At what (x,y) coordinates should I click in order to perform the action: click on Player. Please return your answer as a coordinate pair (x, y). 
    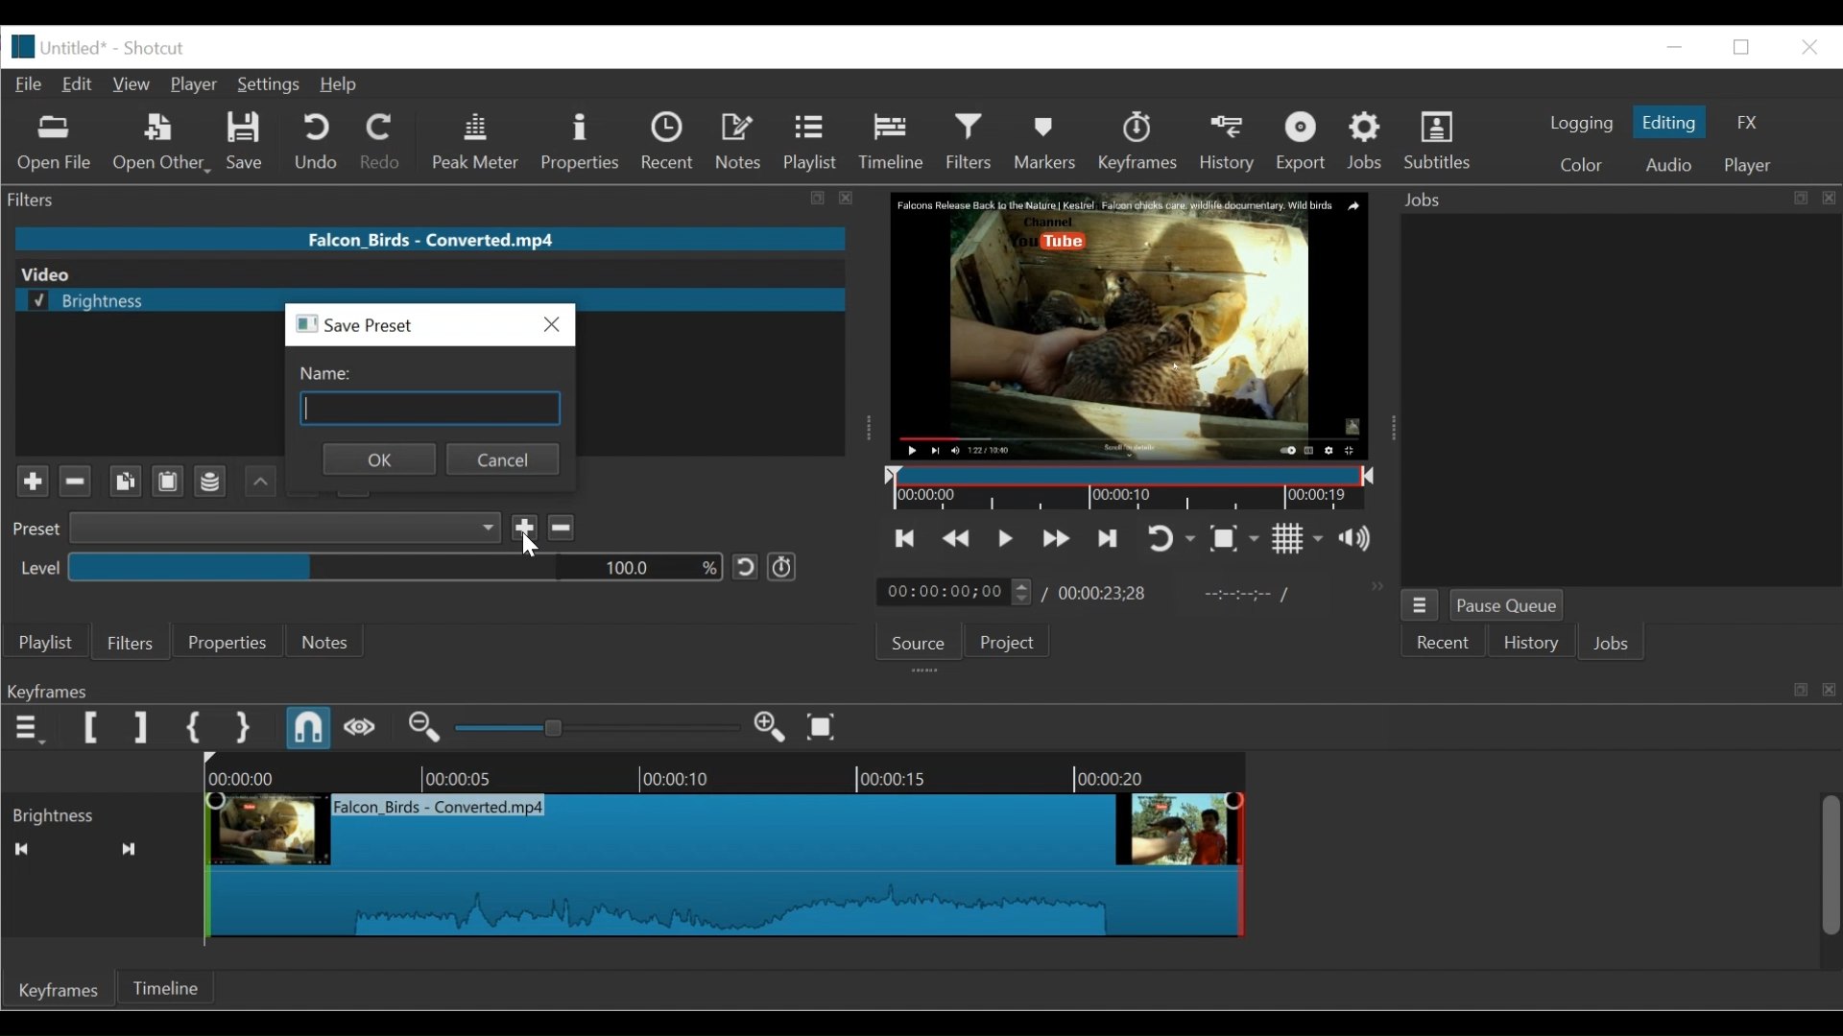
    Looking at the image, I should click on (194, 85).